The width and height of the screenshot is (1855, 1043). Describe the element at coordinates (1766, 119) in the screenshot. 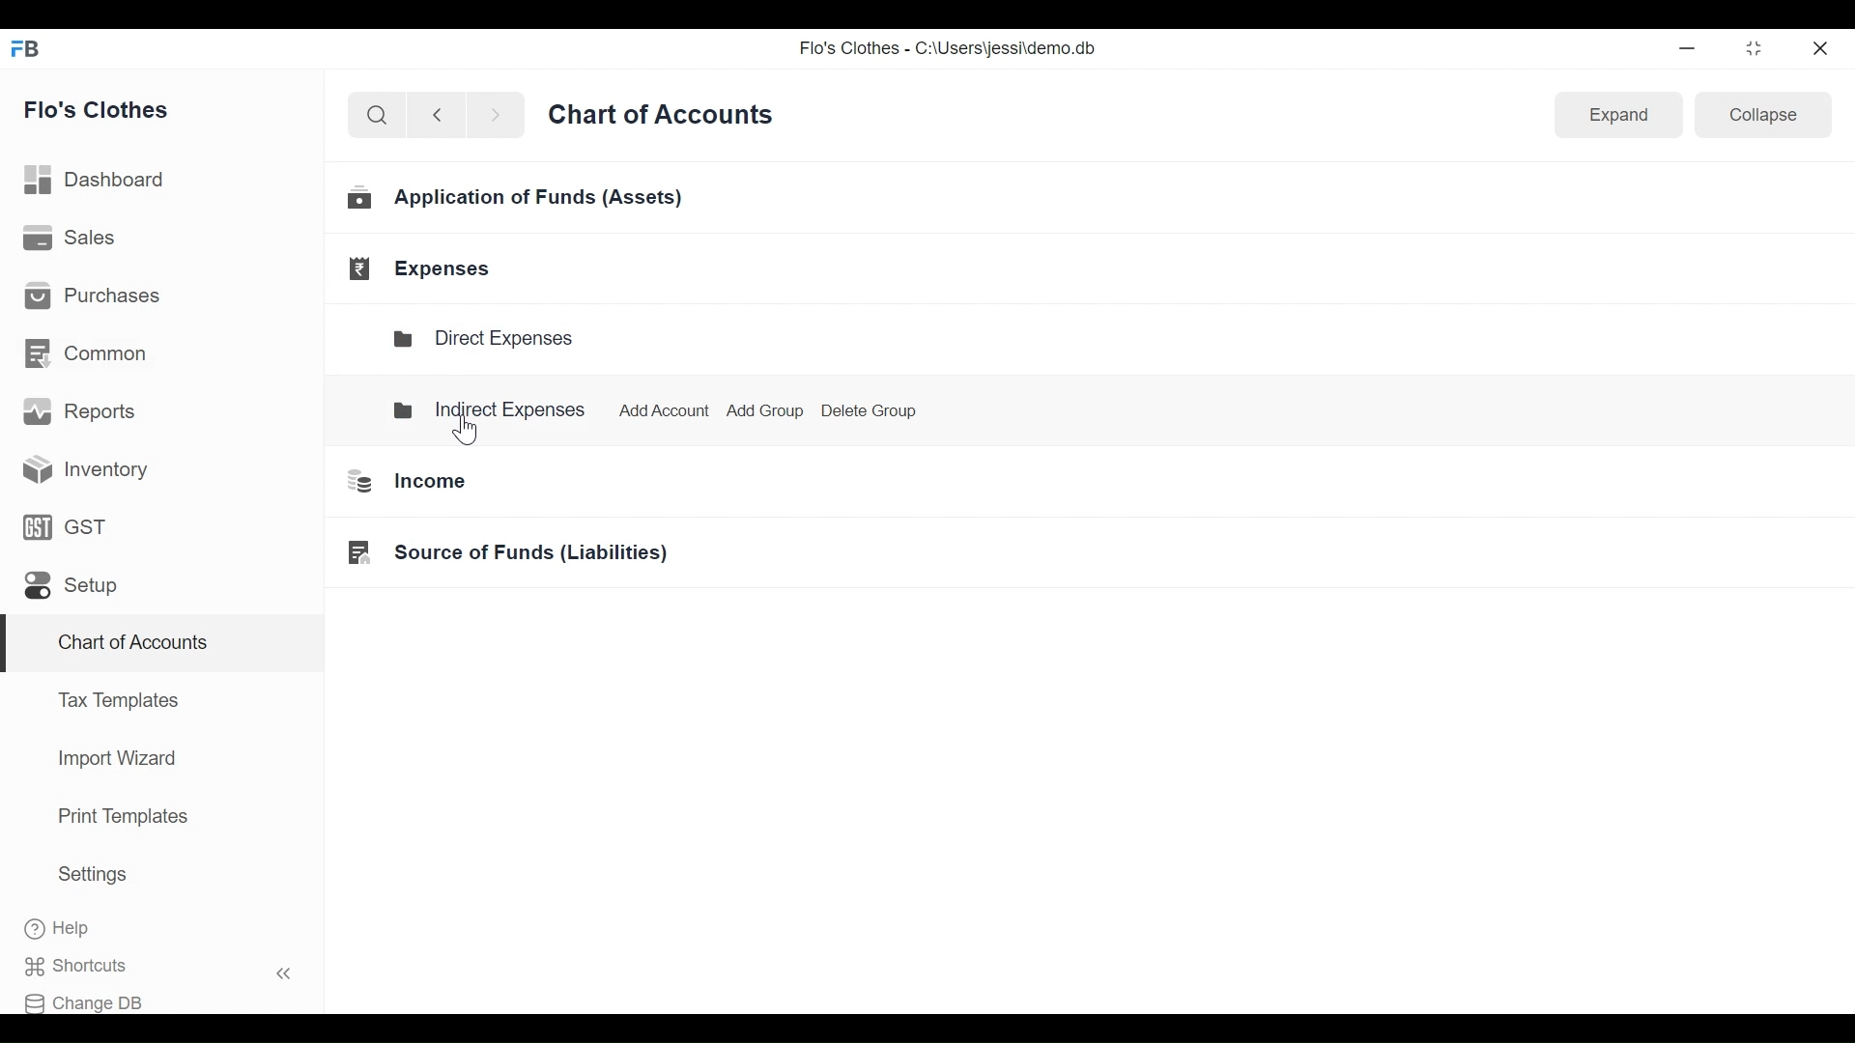

I see `Collapse` at that location.